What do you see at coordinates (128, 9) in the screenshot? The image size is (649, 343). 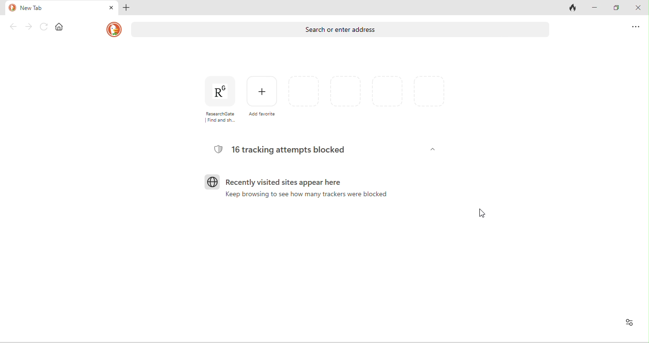 I see `add tab` at bounding box center [128, 9].